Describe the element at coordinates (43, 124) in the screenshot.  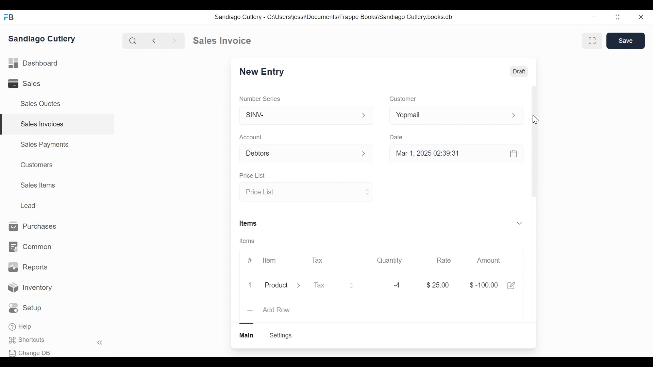
I see `Sales Invoices` at that location.